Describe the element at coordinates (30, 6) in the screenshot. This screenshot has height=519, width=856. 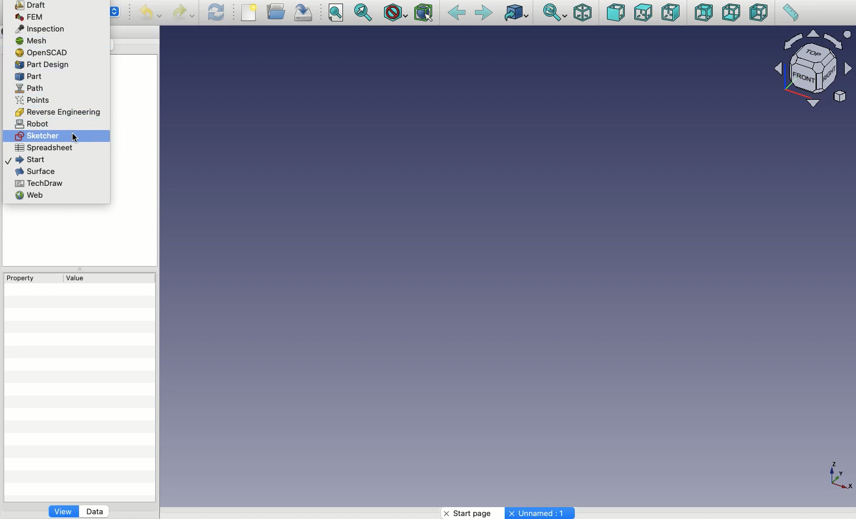
I see `Draft` at that location.